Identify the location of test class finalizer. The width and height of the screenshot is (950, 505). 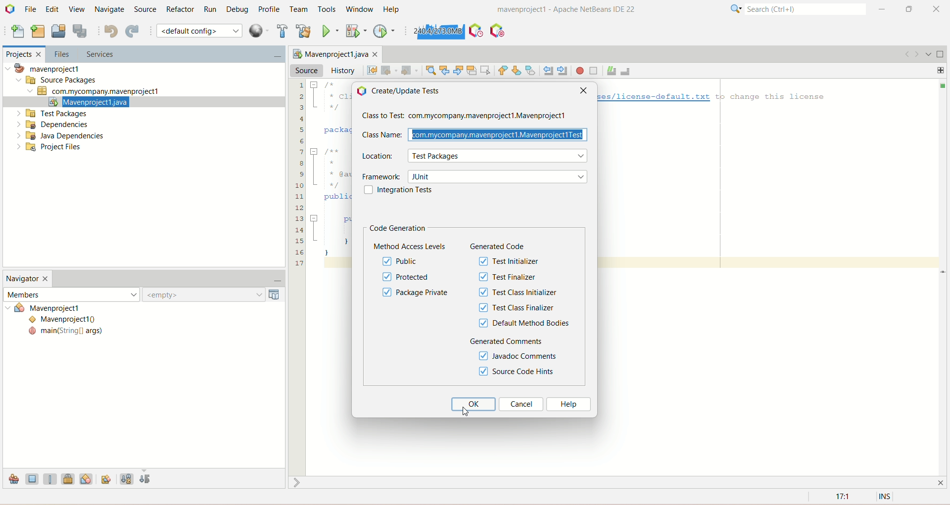
(516, 308).